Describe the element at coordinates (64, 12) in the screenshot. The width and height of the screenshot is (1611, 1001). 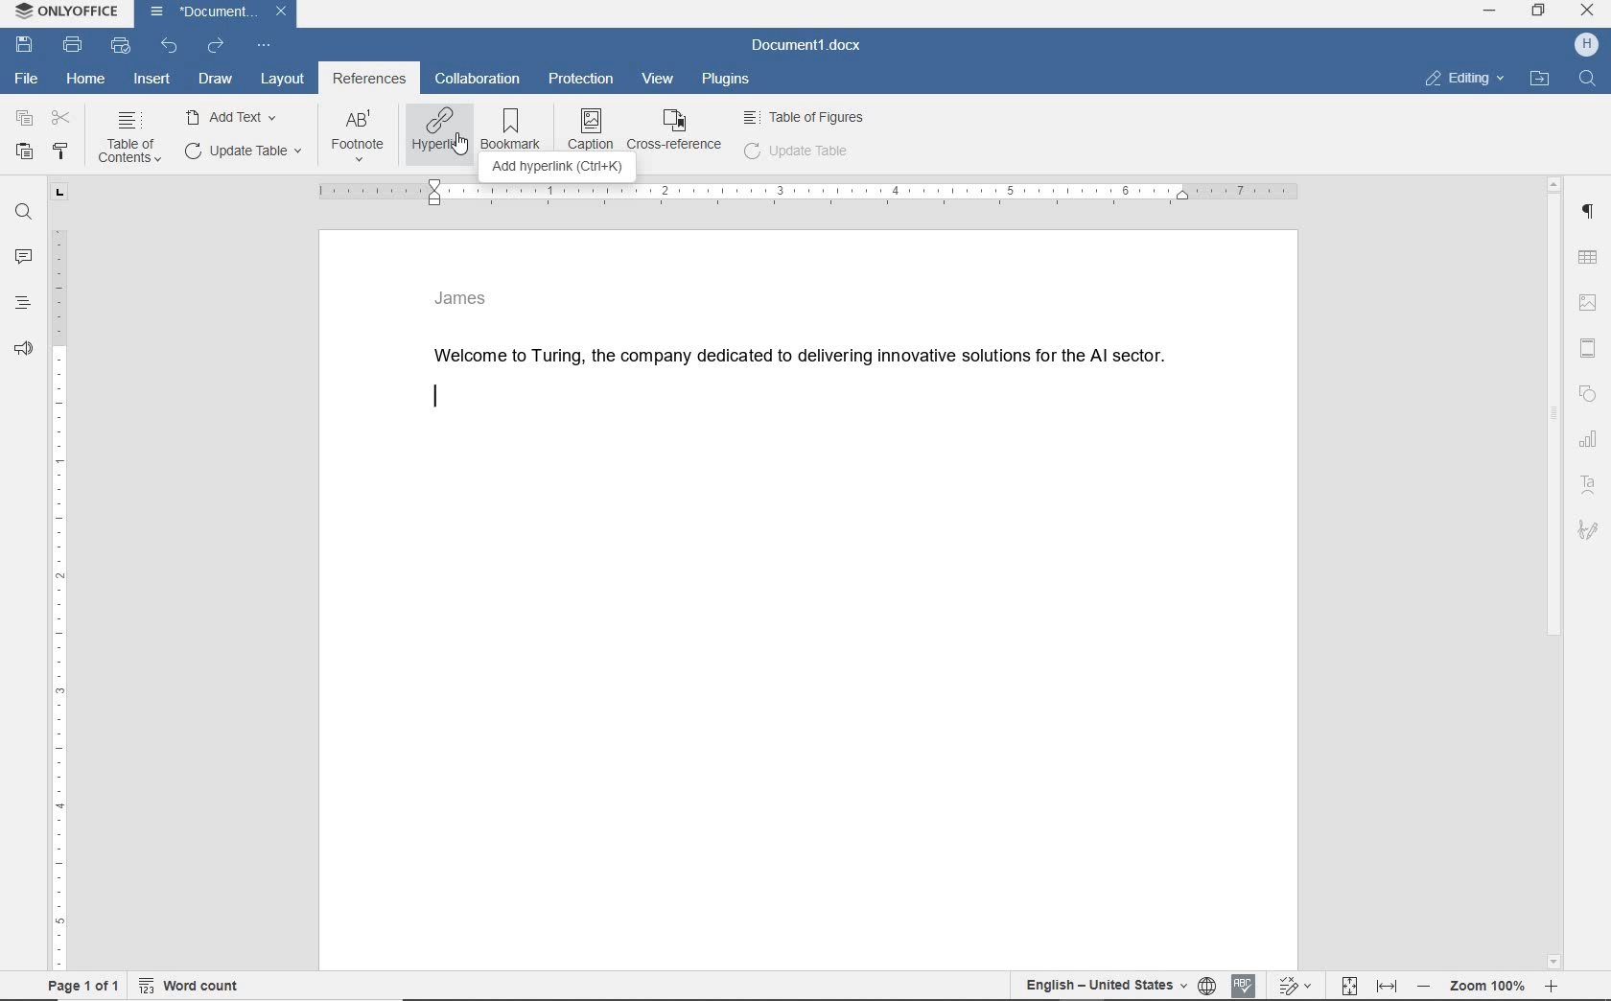
I see `ONLYOFFICE` at that location.